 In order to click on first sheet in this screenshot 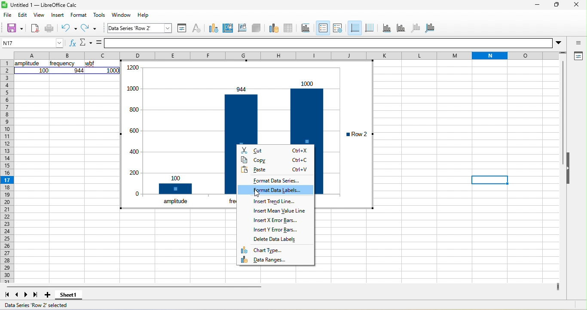, I will do `click(7, 295)`.